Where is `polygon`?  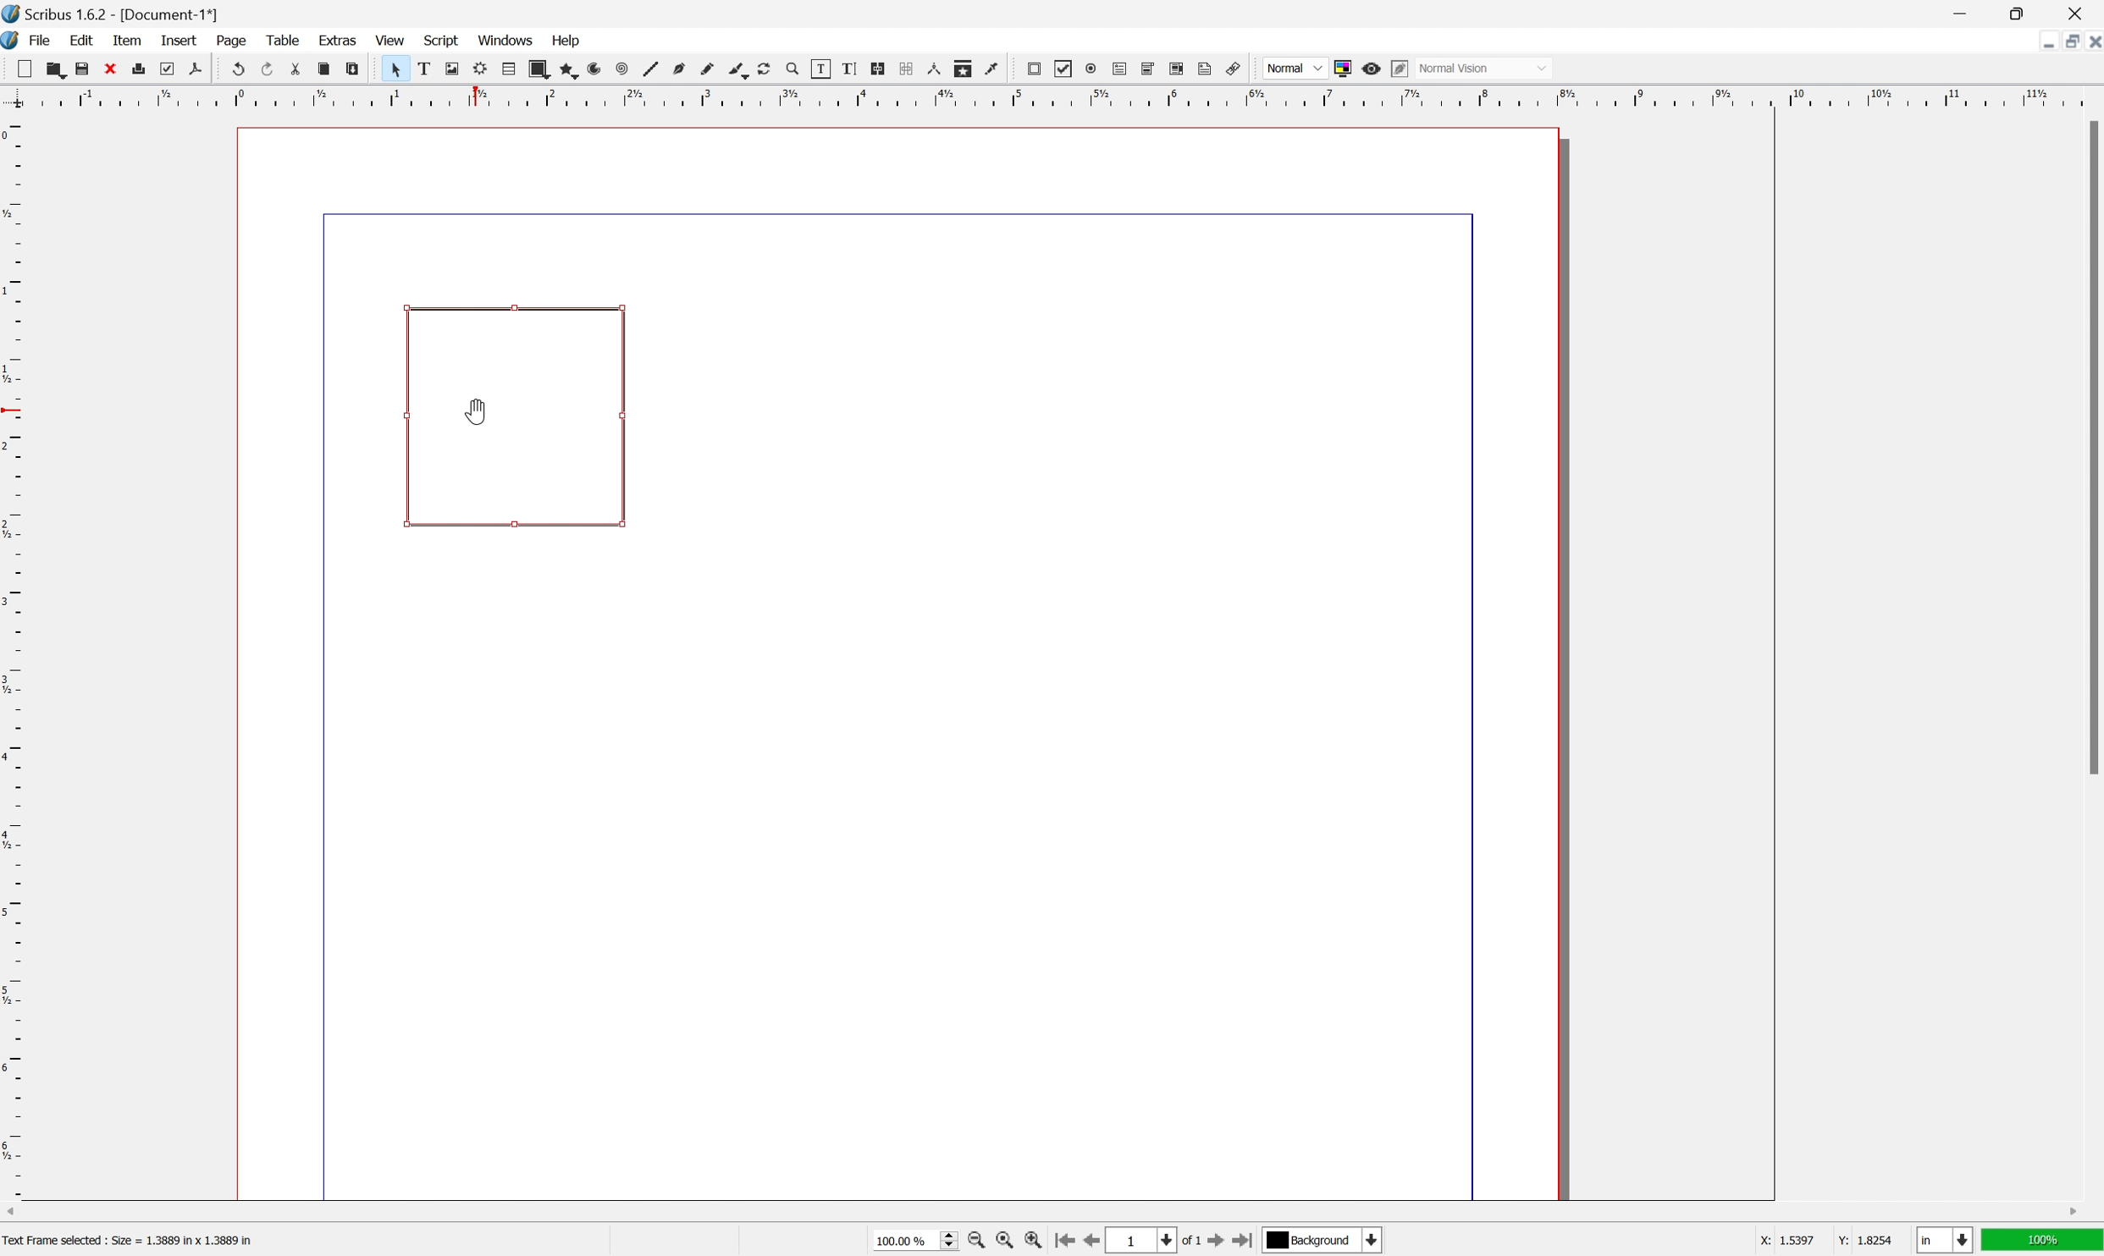 polygon is located at coordinates (571, 71).